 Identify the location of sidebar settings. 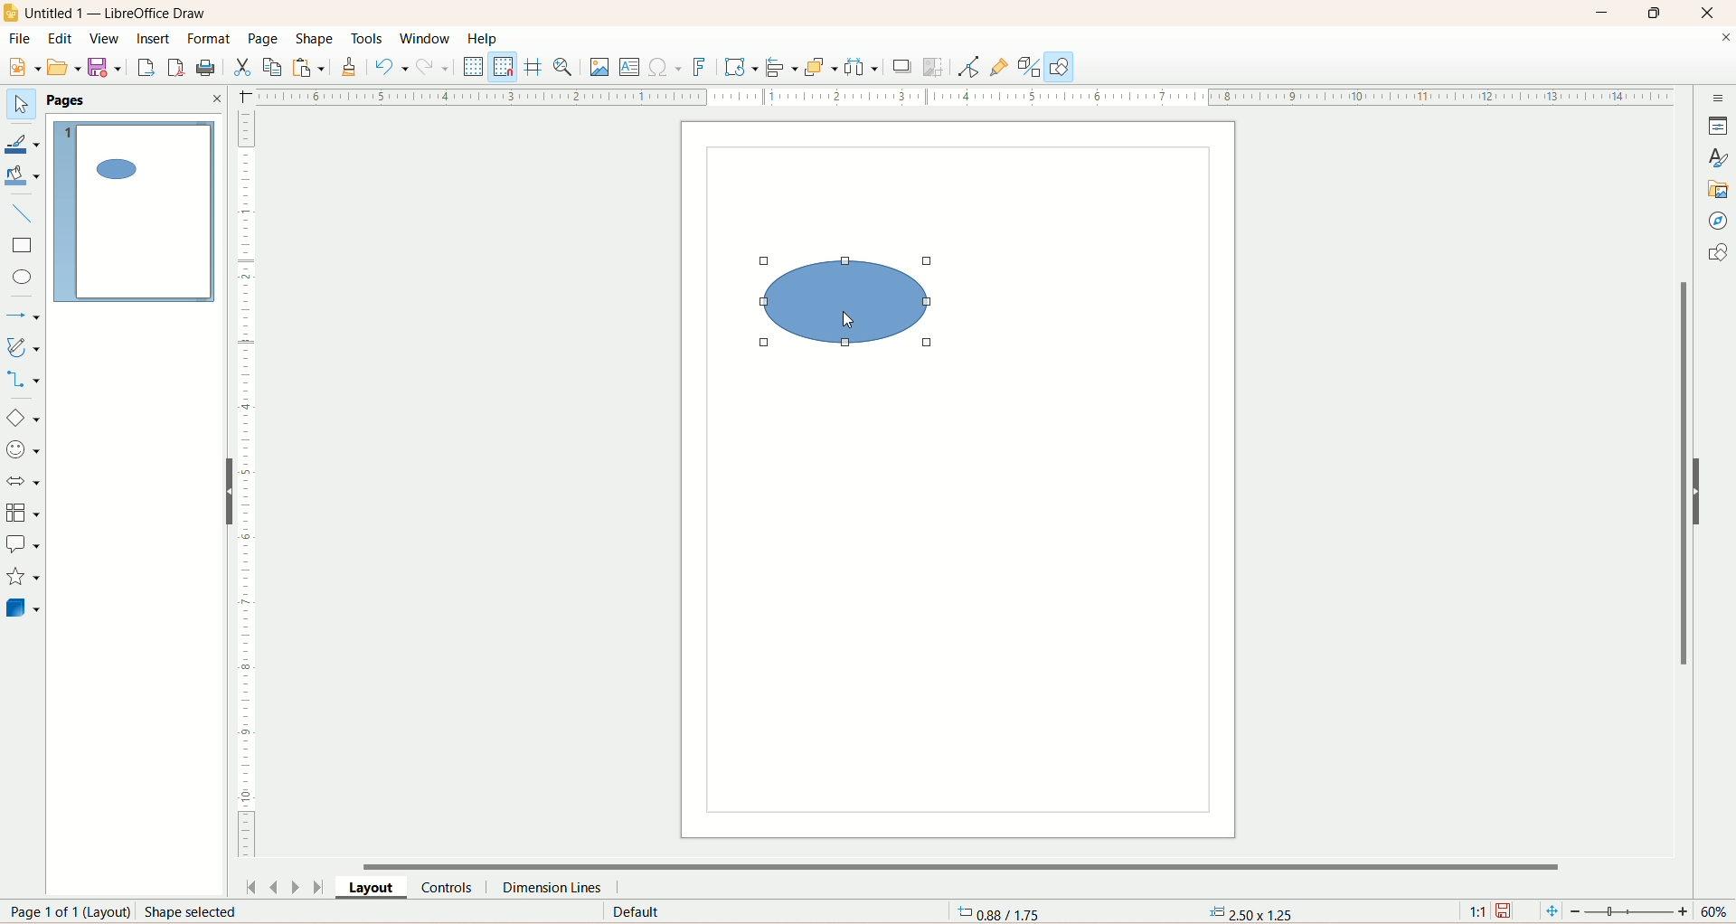
(1719, 99).